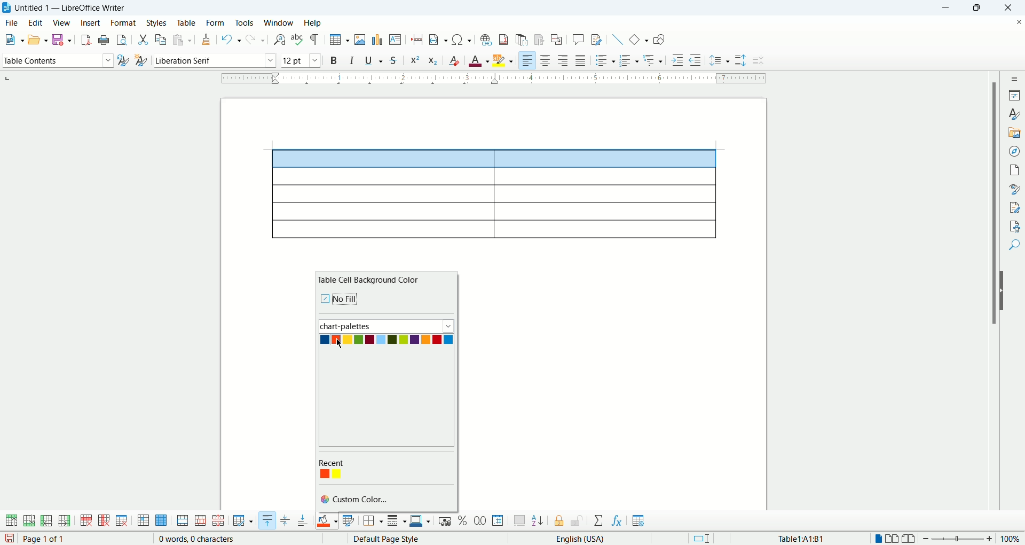  Describe the element at coordinates (1014, 78) in the screenshot. I see `sidebar settings` at that location.